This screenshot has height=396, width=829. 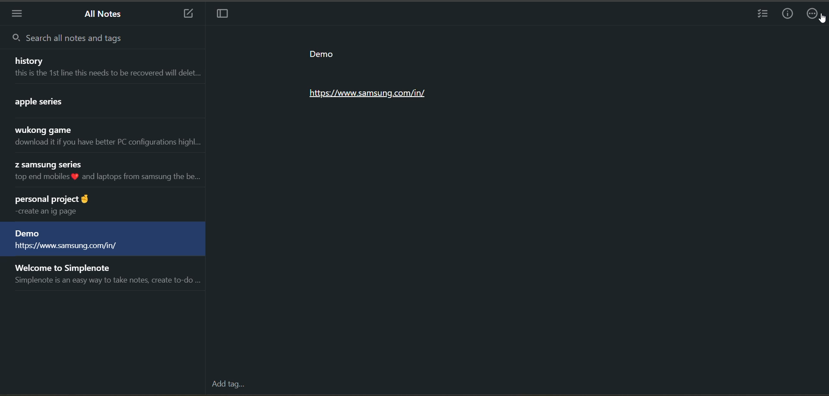 I want to click on search all notes and tags, so click(x=70, y=38).